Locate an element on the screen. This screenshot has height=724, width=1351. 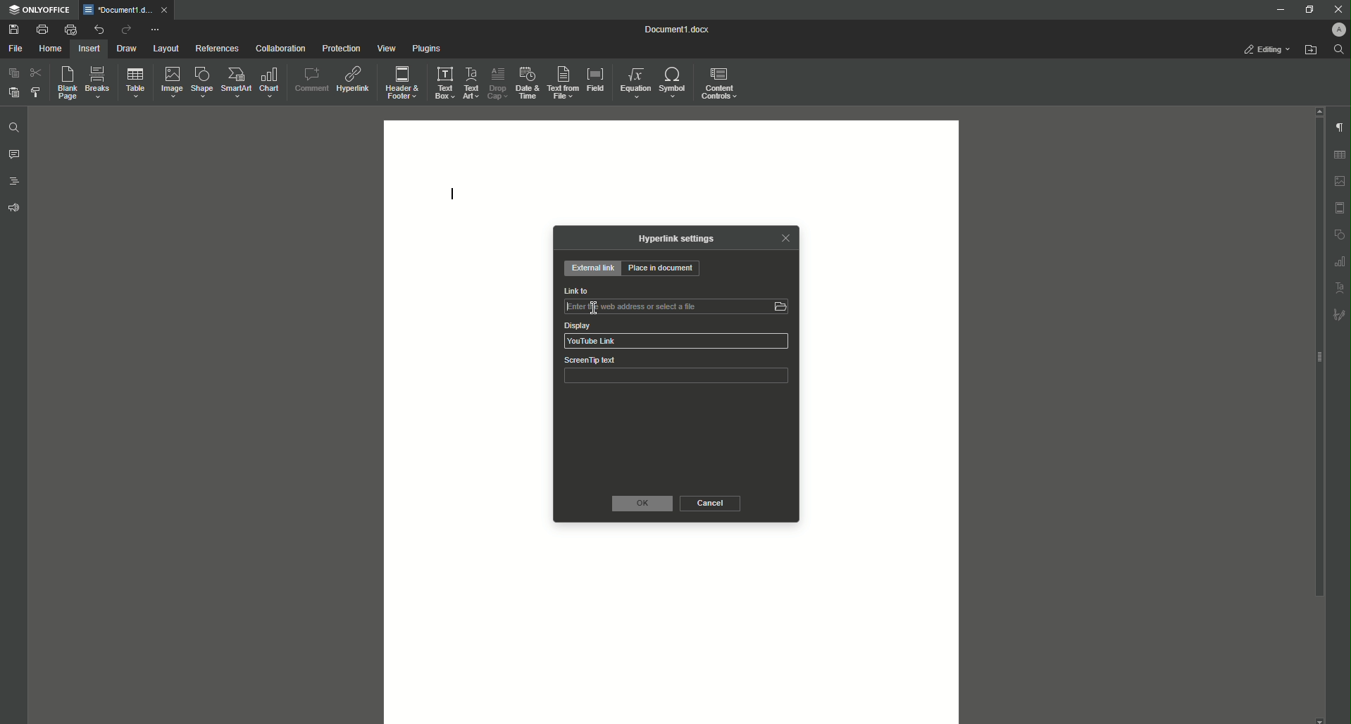
External Link is located at coordinates (592, 268).